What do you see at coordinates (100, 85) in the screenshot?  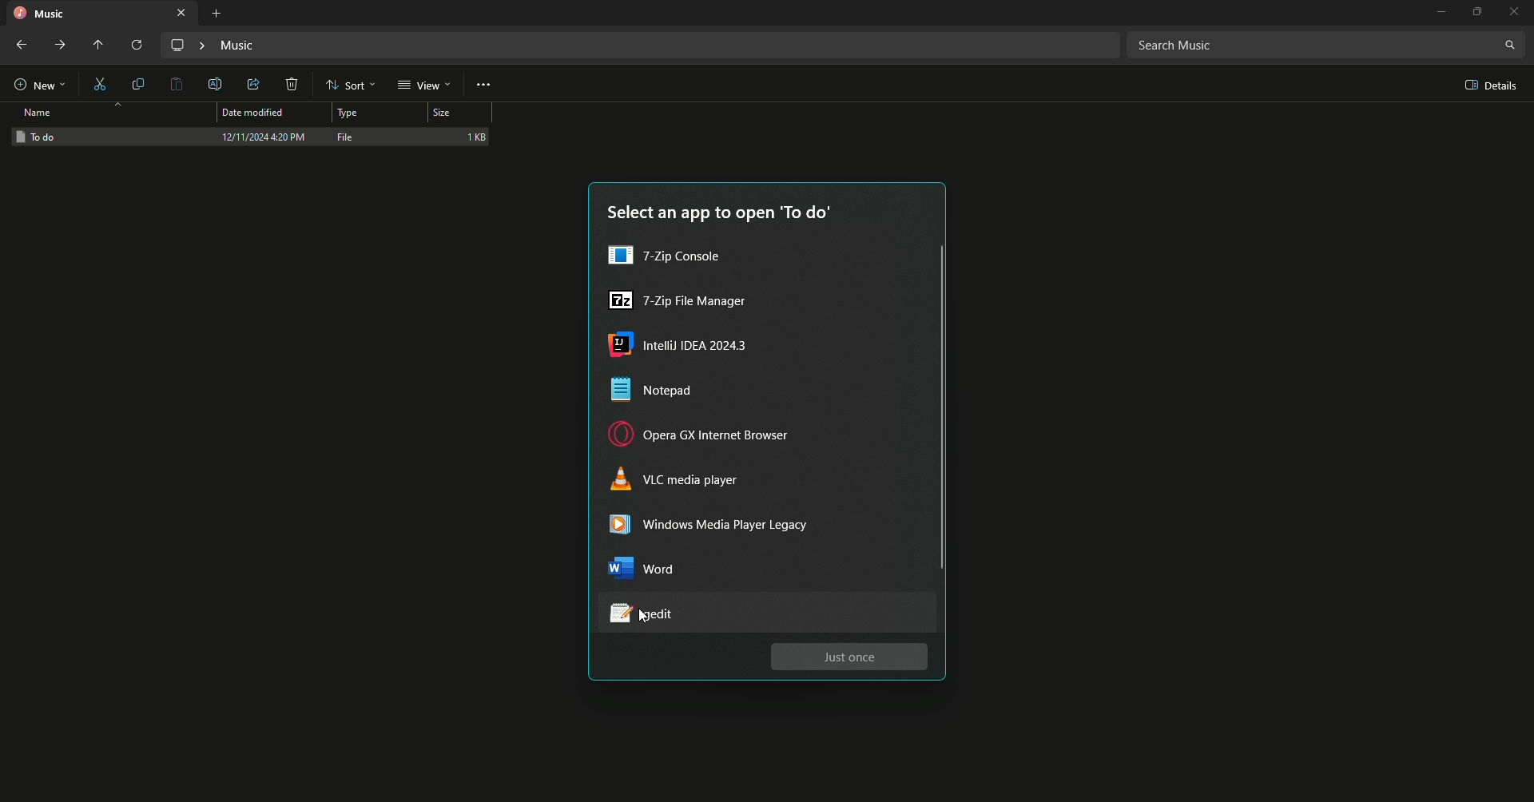 I see `Cut` at bounding box center [100, 85].